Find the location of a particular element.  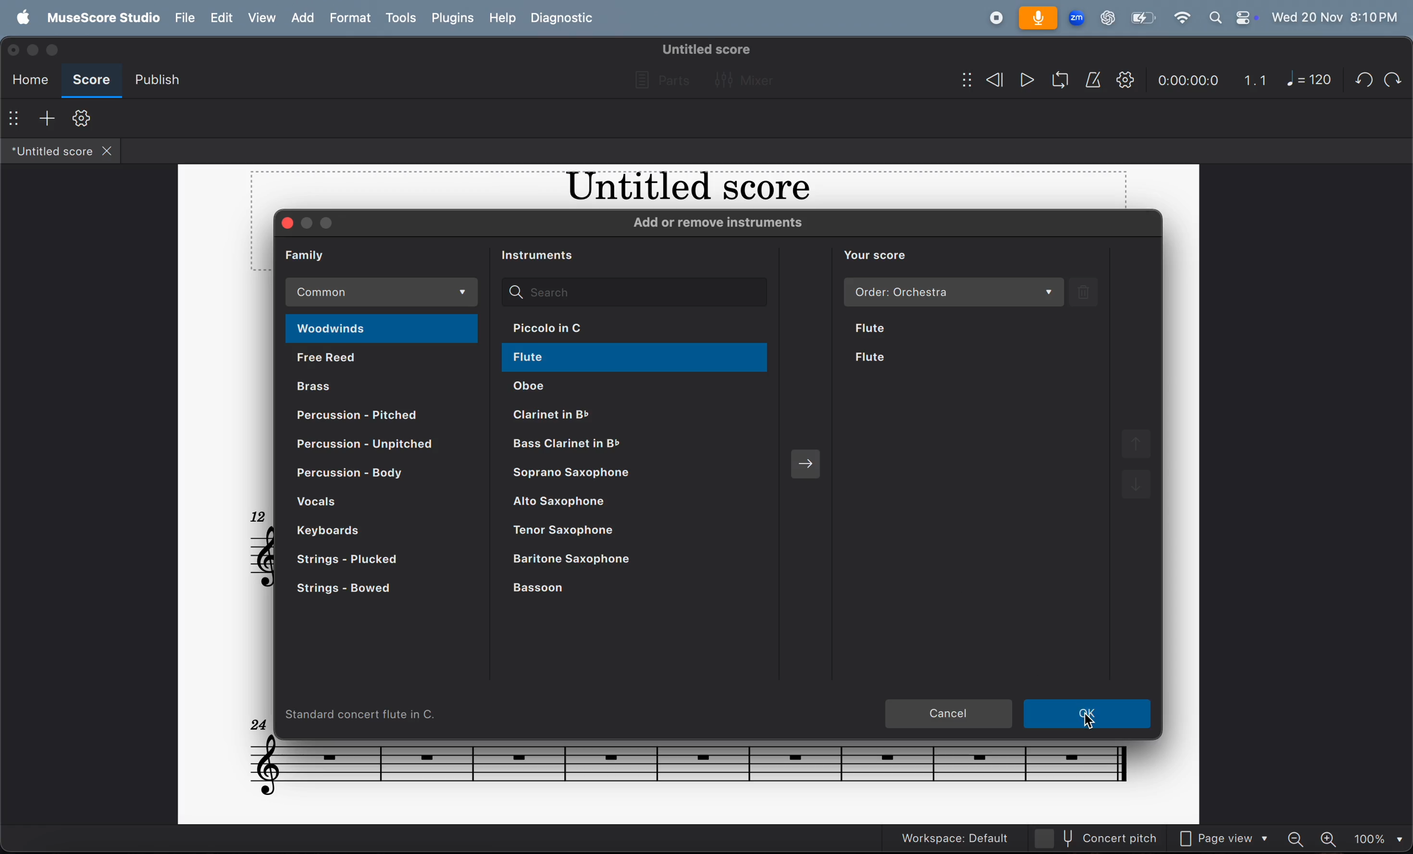

notes is located at coordinates (684, 766).